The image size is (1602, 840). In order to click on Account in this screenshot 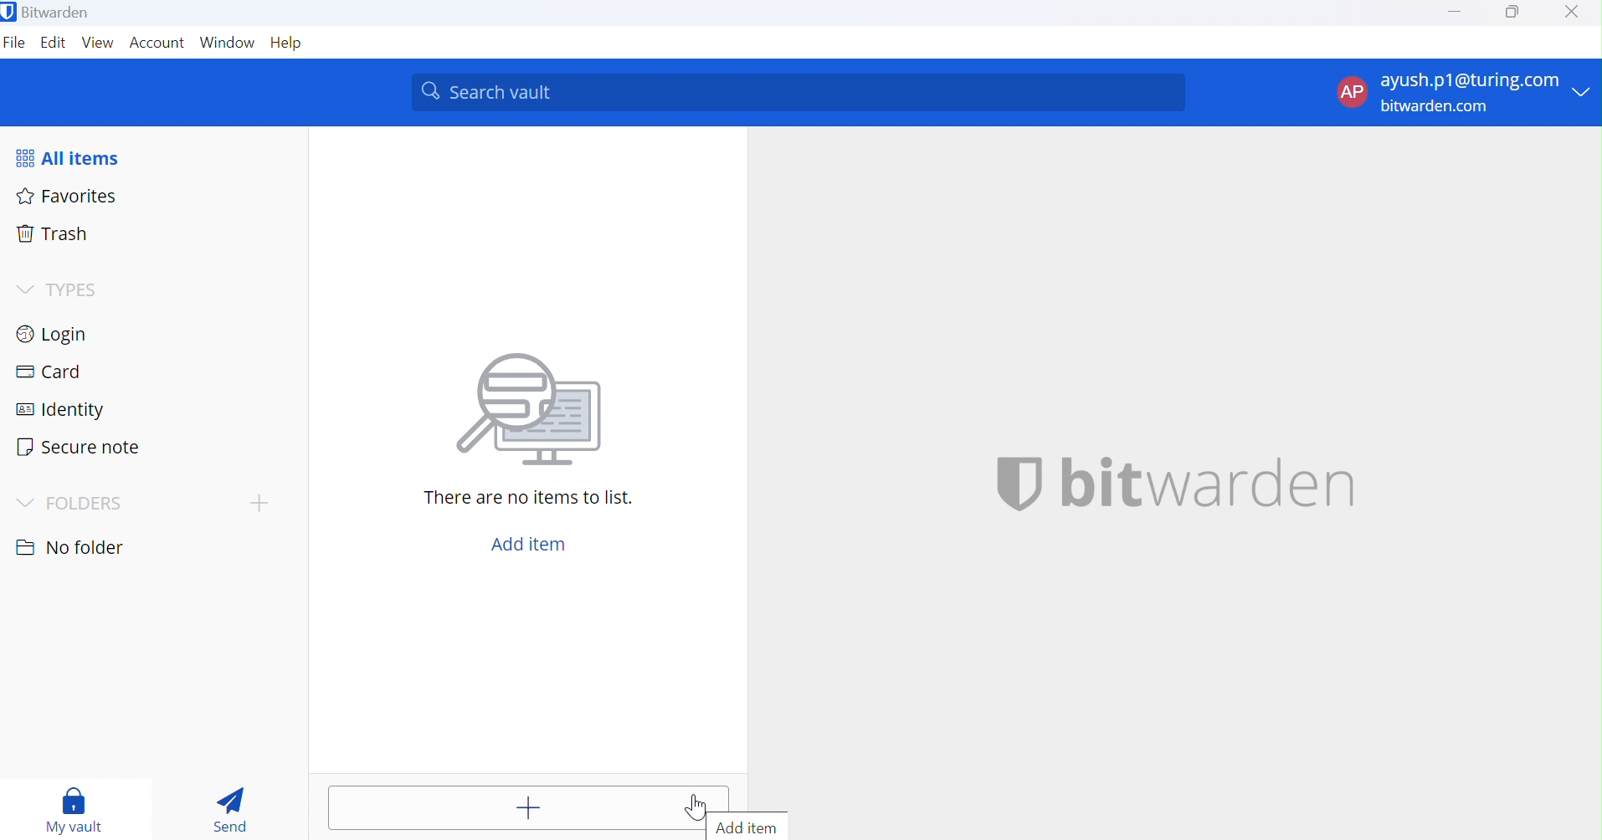, I will do `click(157, 44)`.